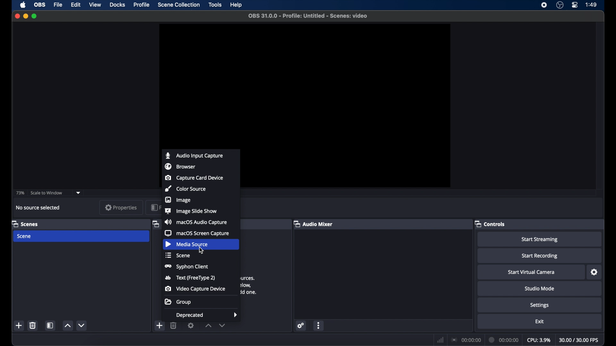 The width and height of the screenshot is (616, 346). Describe the element at coordinates (196, 288) in the screenshot. I see `video capture device` at that location.